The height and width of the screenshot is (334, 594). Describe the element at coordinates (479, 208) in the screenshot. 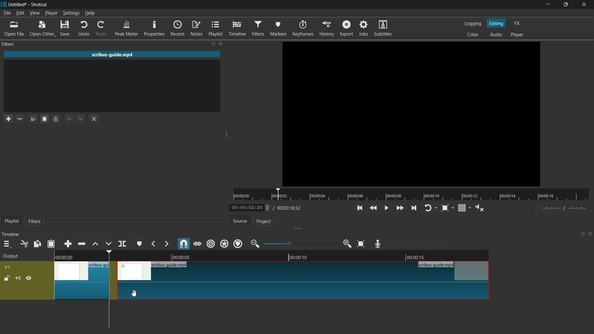

I see `show volume control` at that location.